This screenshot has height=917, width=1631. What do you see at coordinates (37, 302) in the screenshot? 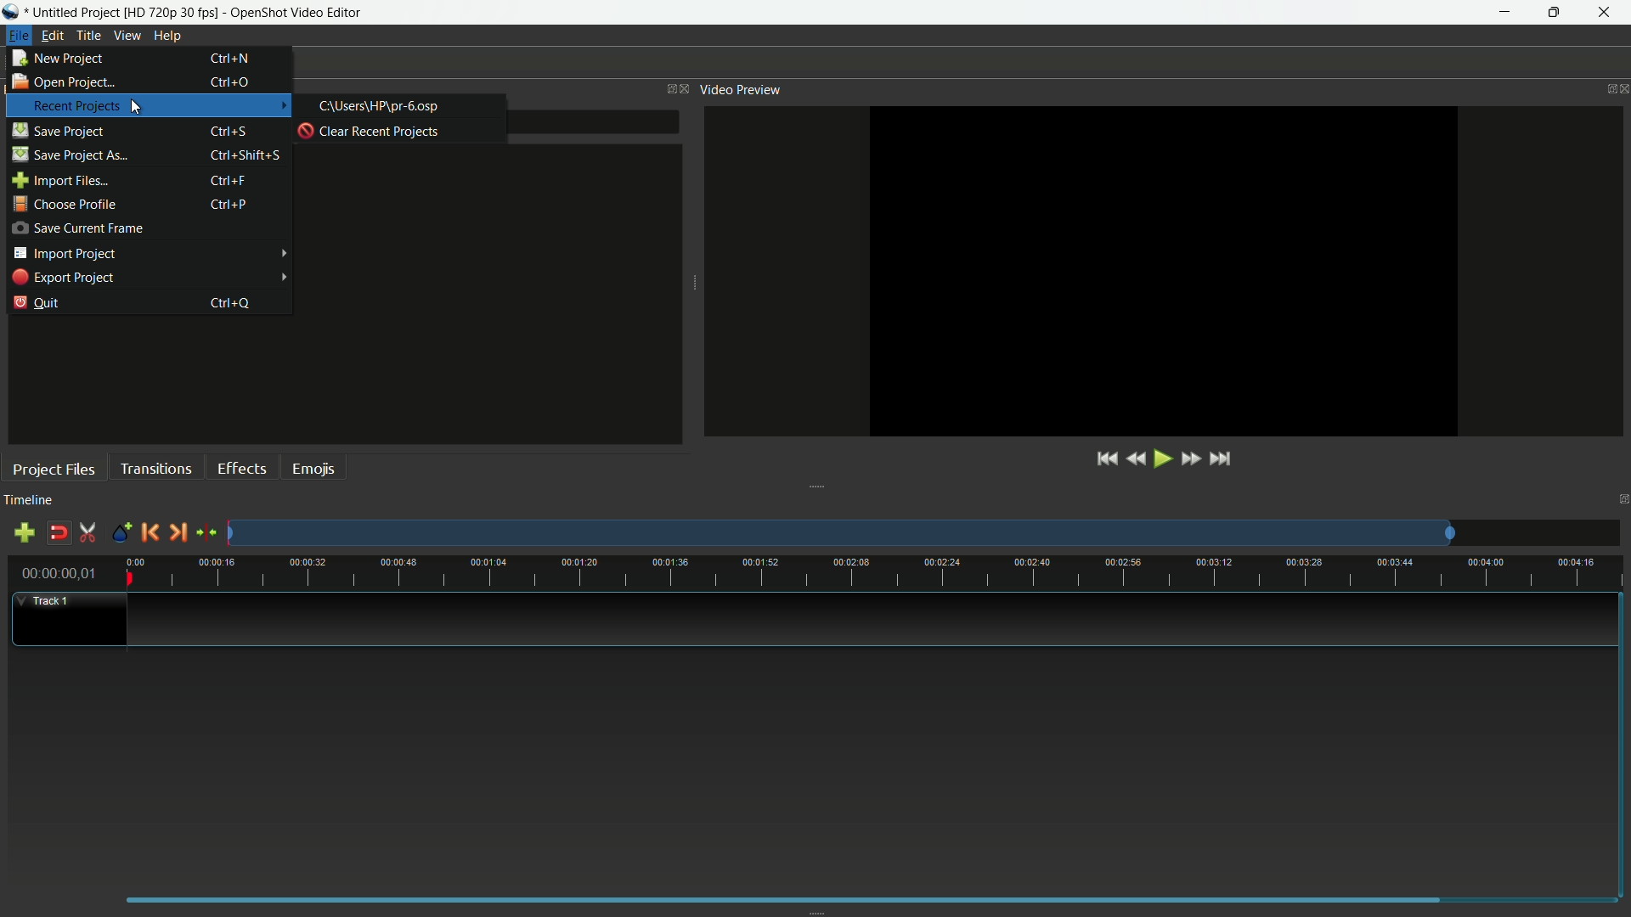
I see `quit` at bounding box center [37, 302].